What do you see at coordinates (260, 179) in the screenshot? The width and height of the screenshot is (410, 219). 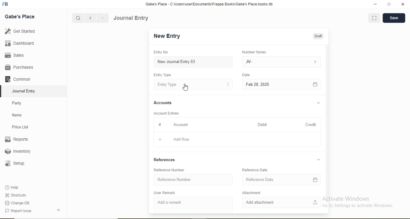 I see `Reference Date` at bounding box center [260, 179].